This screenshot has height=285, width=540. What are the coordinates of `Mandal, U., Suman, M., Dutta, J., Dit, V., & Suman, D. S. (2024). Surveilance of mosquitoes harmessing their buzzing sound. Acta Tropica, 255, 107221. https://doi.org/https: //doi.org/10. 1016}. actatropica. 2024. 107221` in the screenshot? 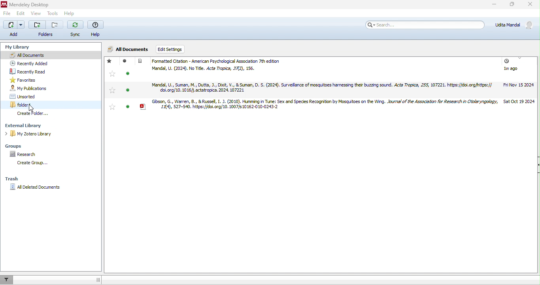 It's located at (322, 87).